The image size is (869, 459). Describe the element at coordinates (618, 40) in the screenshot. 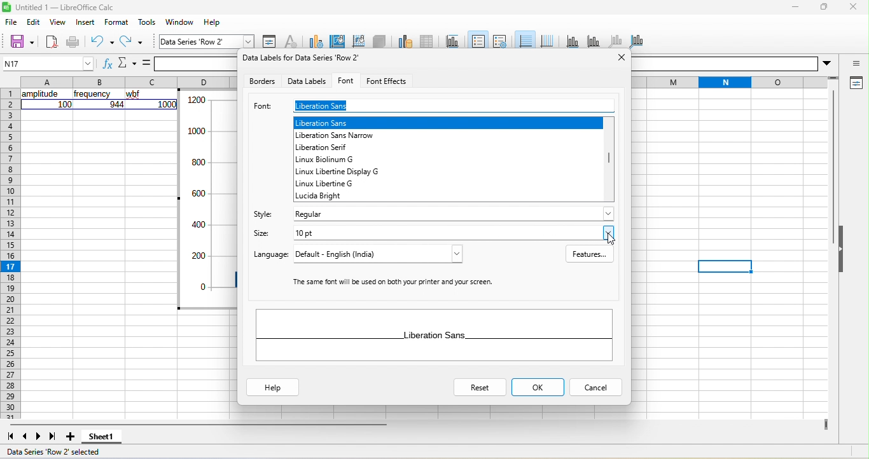

I see `z axis` at that location.